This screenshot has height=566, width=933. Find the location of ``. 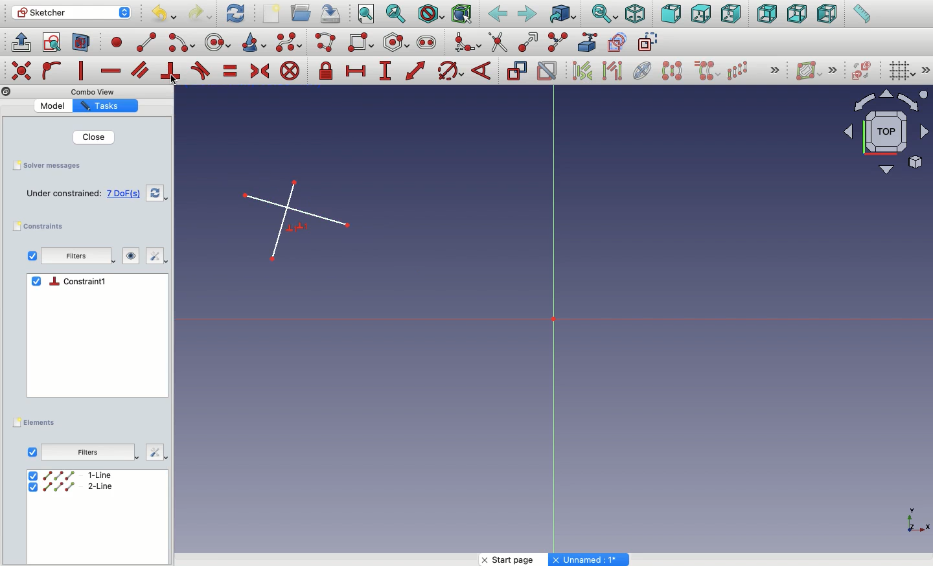

 is located at coordinates (157, 453).